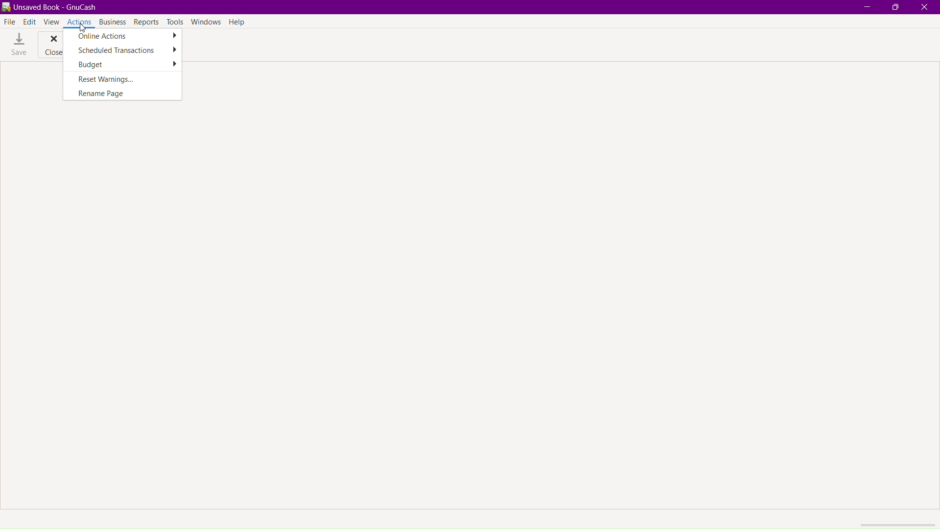  I want to click on Reports, so click(146, 21).